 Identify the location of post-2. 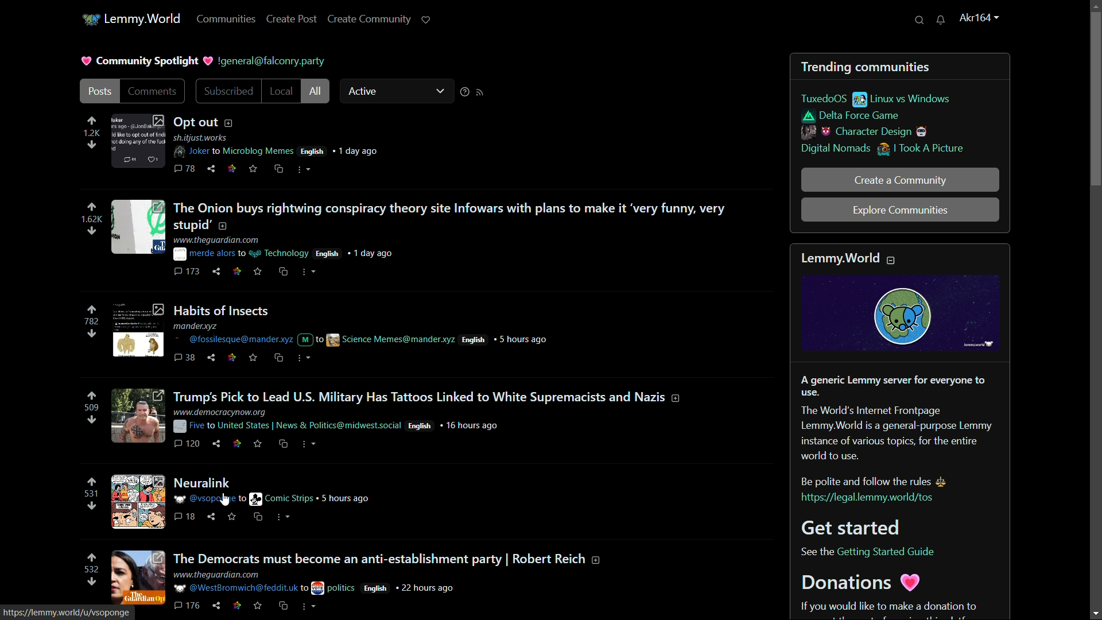
(455, 228).